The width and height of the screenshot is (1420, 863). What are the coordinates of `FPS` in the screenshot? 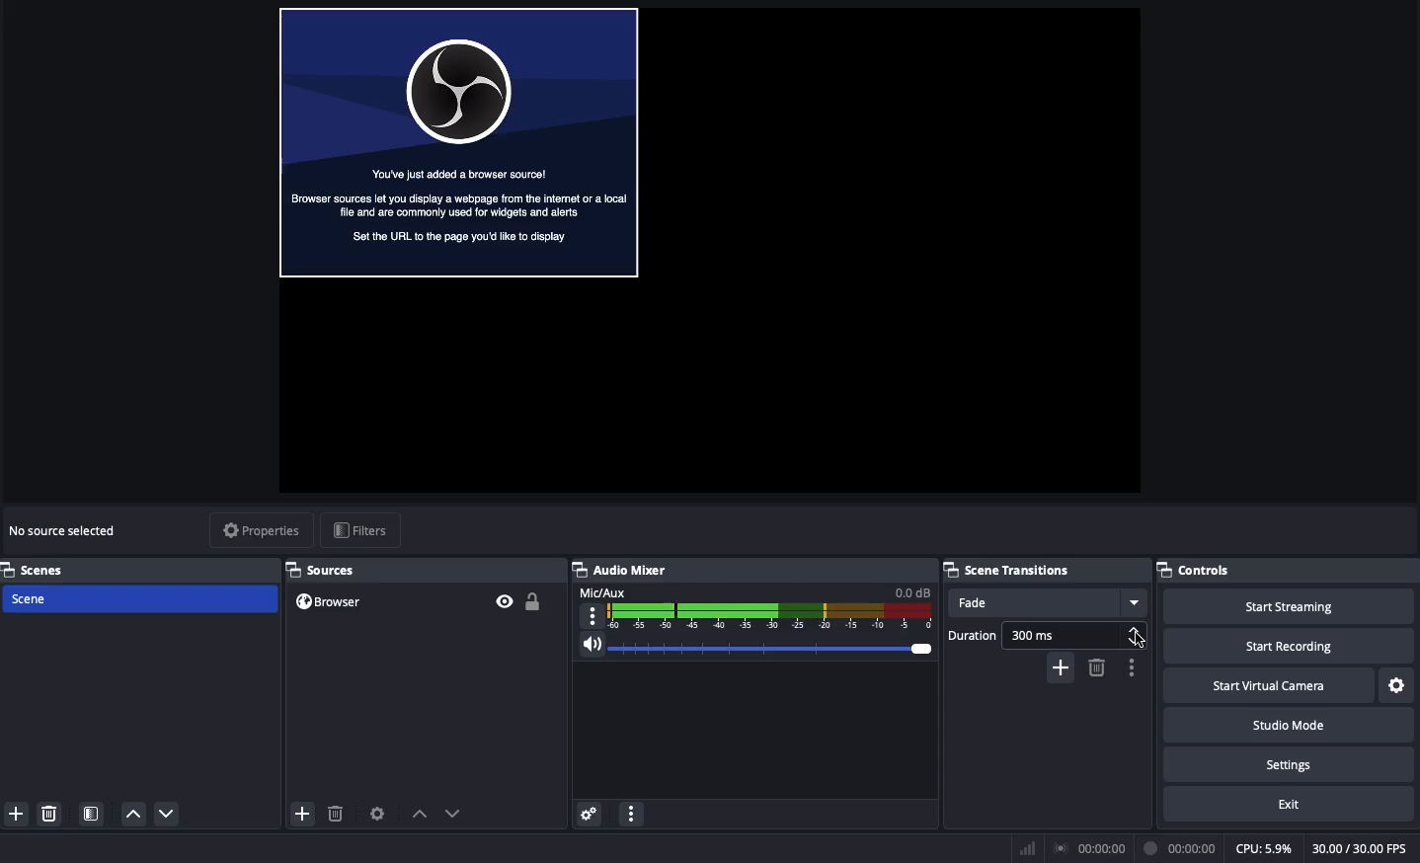 It's located at (1357, 847).